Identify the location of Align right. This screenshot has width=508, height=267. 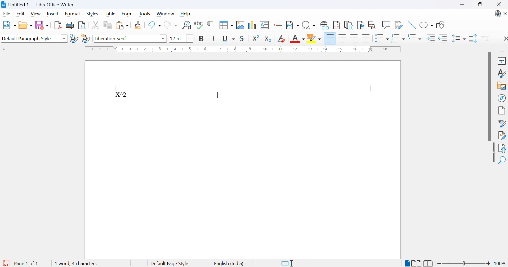
(355, 39).